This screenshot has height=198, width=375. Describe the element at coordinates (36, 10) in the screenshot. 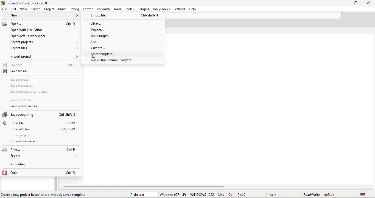

I see `search` at that location.